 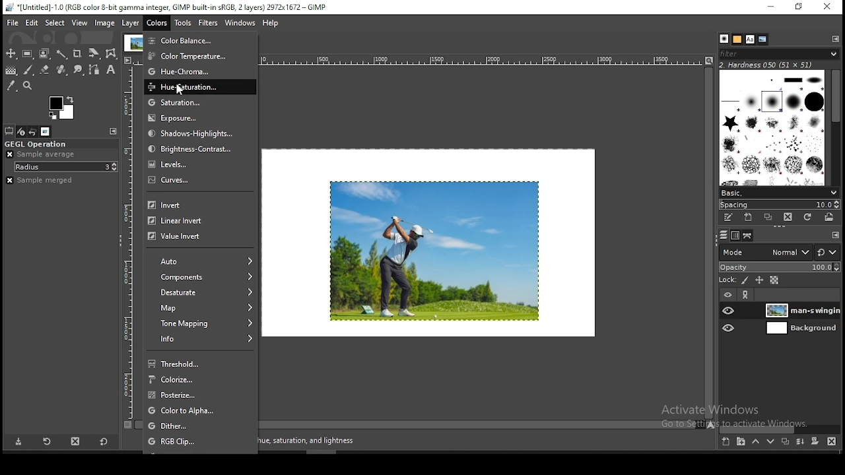 I want to click on brushes filter, so click(x=778, y=54).